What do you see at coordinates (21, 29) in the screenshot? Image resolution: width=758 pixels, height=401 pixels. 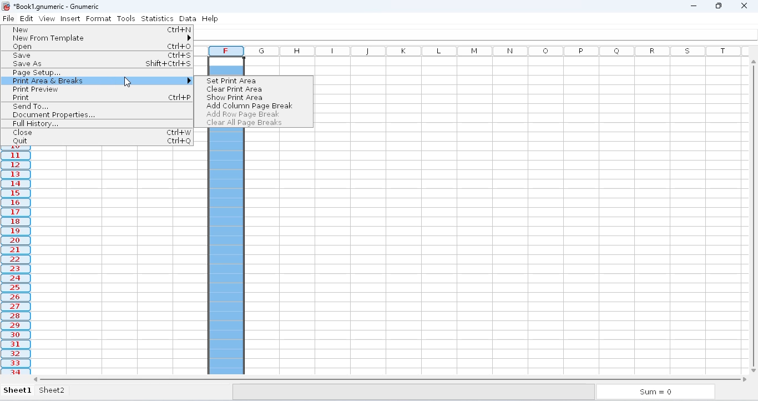 I see `new` at bounding box center [21, 29].